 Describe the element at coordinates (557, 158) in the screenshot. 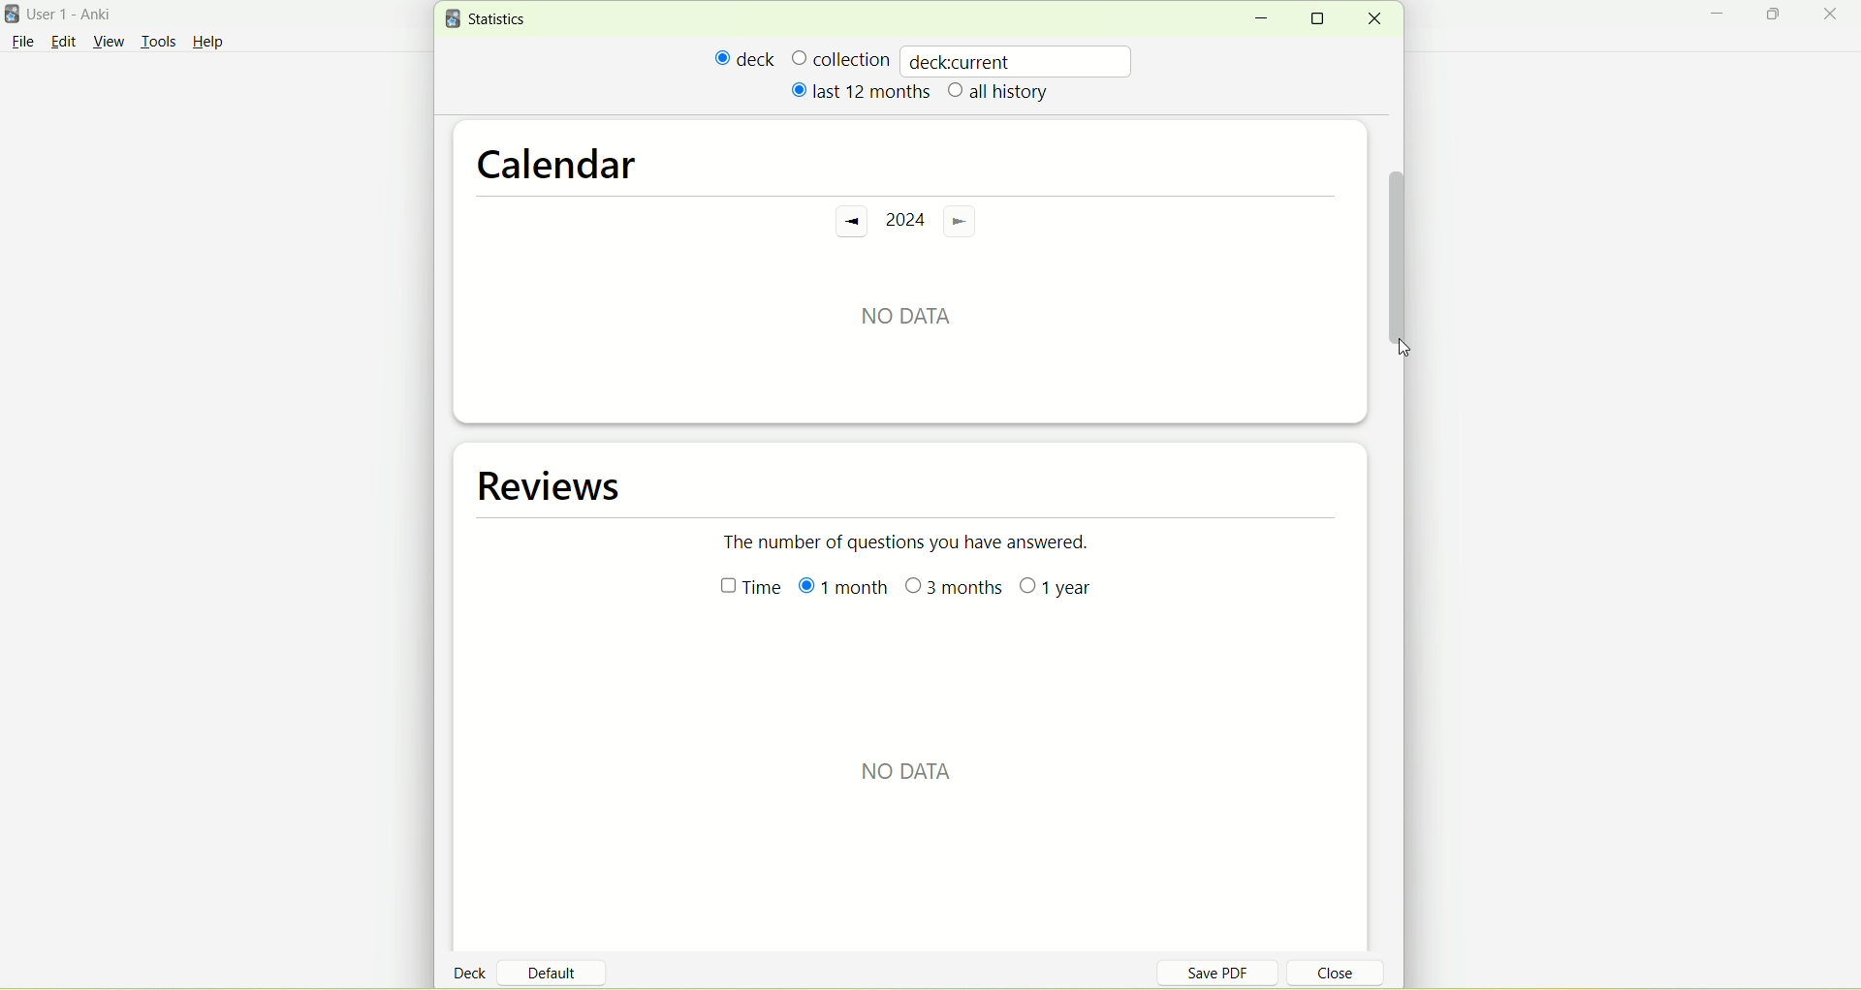

I see `calendar` at that location.